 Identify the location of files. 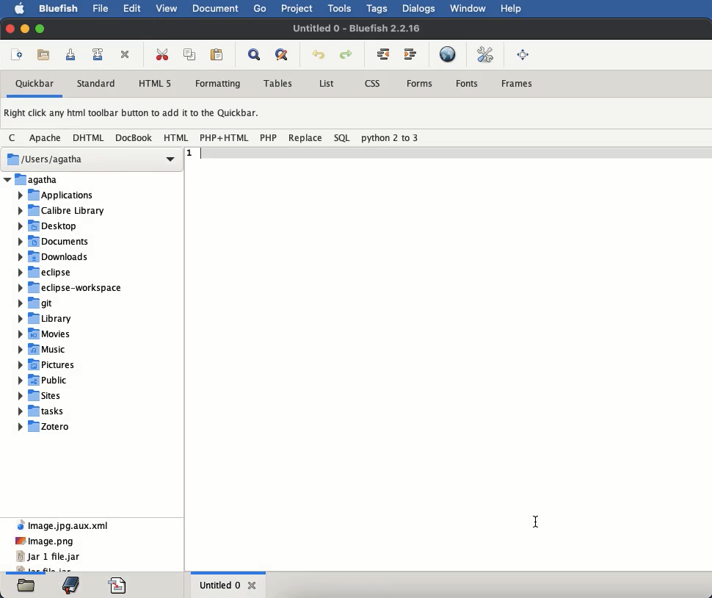
(26, 586).